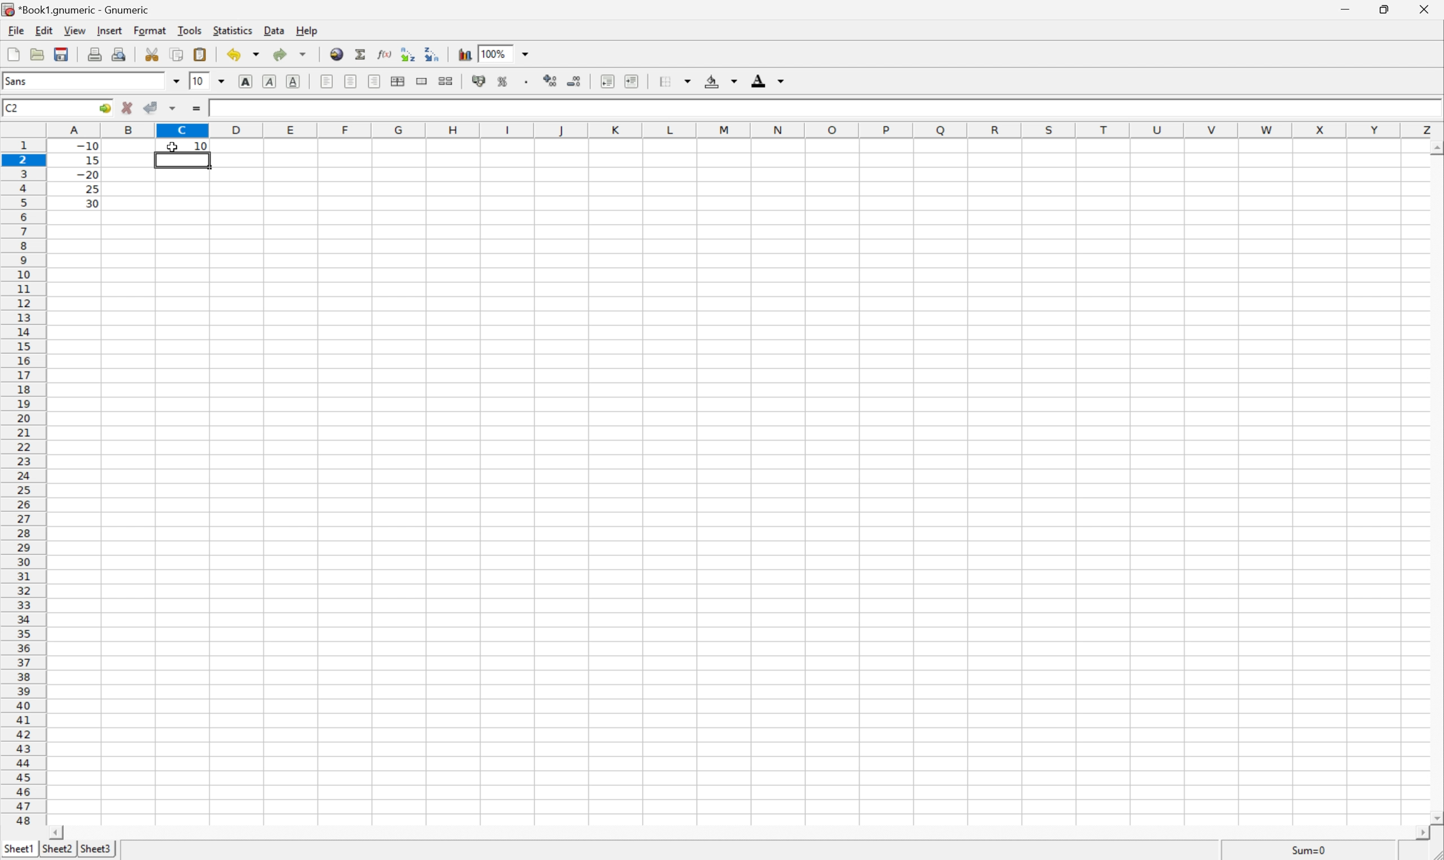 The width and height of the screenshot is (1444, 860). What do you see at coordinates (175, 81) in the screenshot?
I see `Drop Down` at bounding box center [175, 81].